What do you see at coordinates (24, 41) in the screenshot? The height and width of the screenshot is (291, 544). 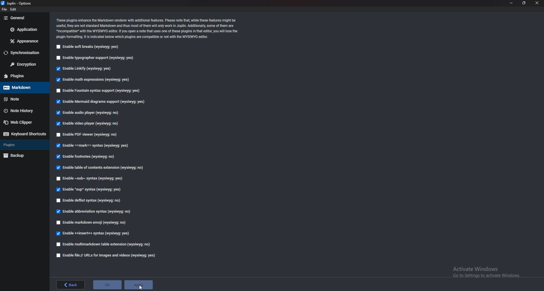 I see `Appearance` at bounding box center [24, 41].